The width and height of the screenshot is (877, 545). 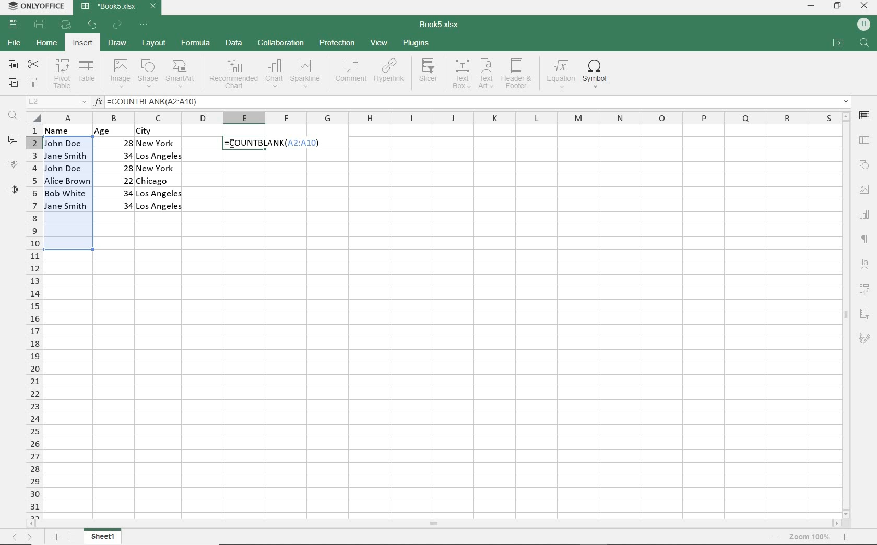 What do you see at coordinates (92, 25) in the screenshot?
I see `UNDO` at bounding box center [92, 25].